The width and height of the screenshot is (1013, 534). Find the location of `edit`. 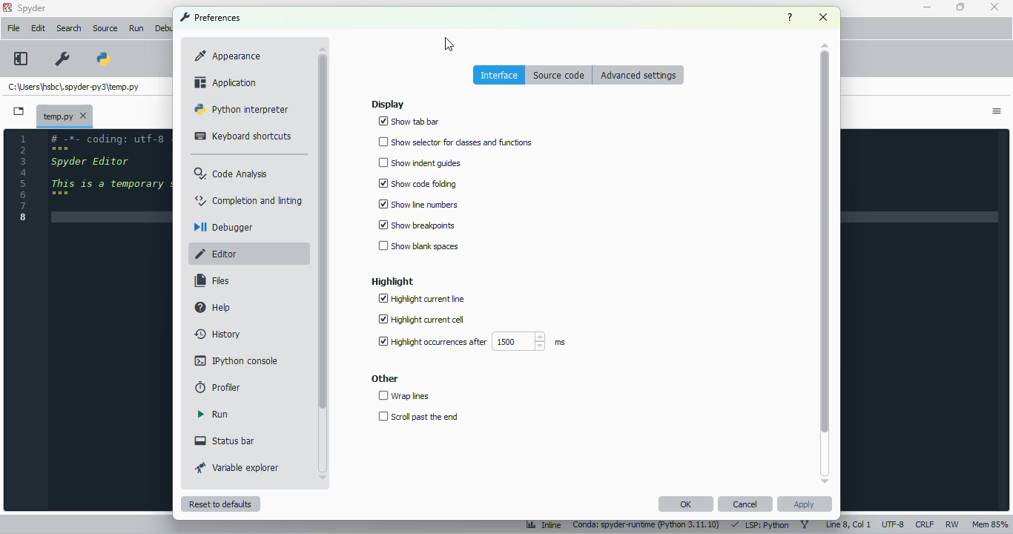

edit is located at coordinates (39, 28).